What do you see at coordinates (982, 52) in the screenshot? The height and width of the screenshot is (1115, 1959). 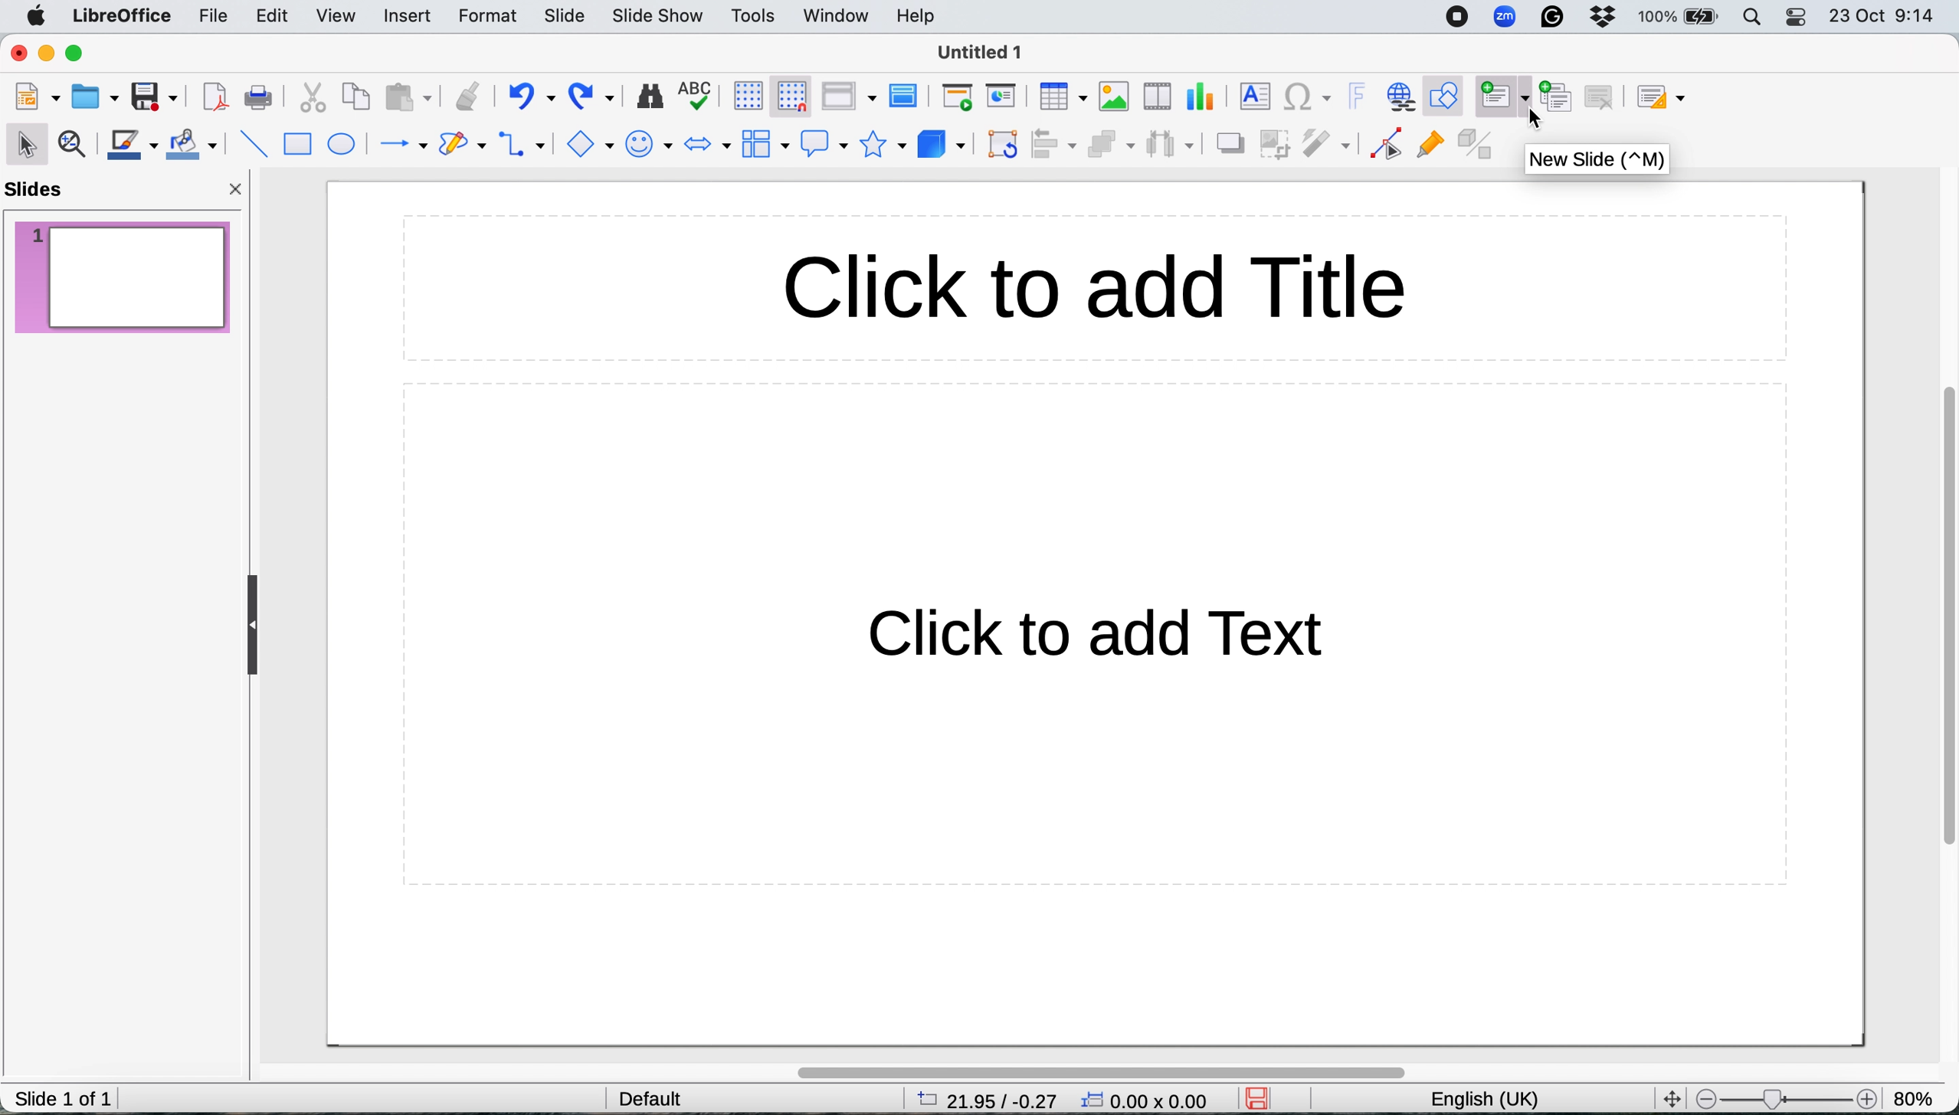 I see `file name` at bounding box center [982, 52].